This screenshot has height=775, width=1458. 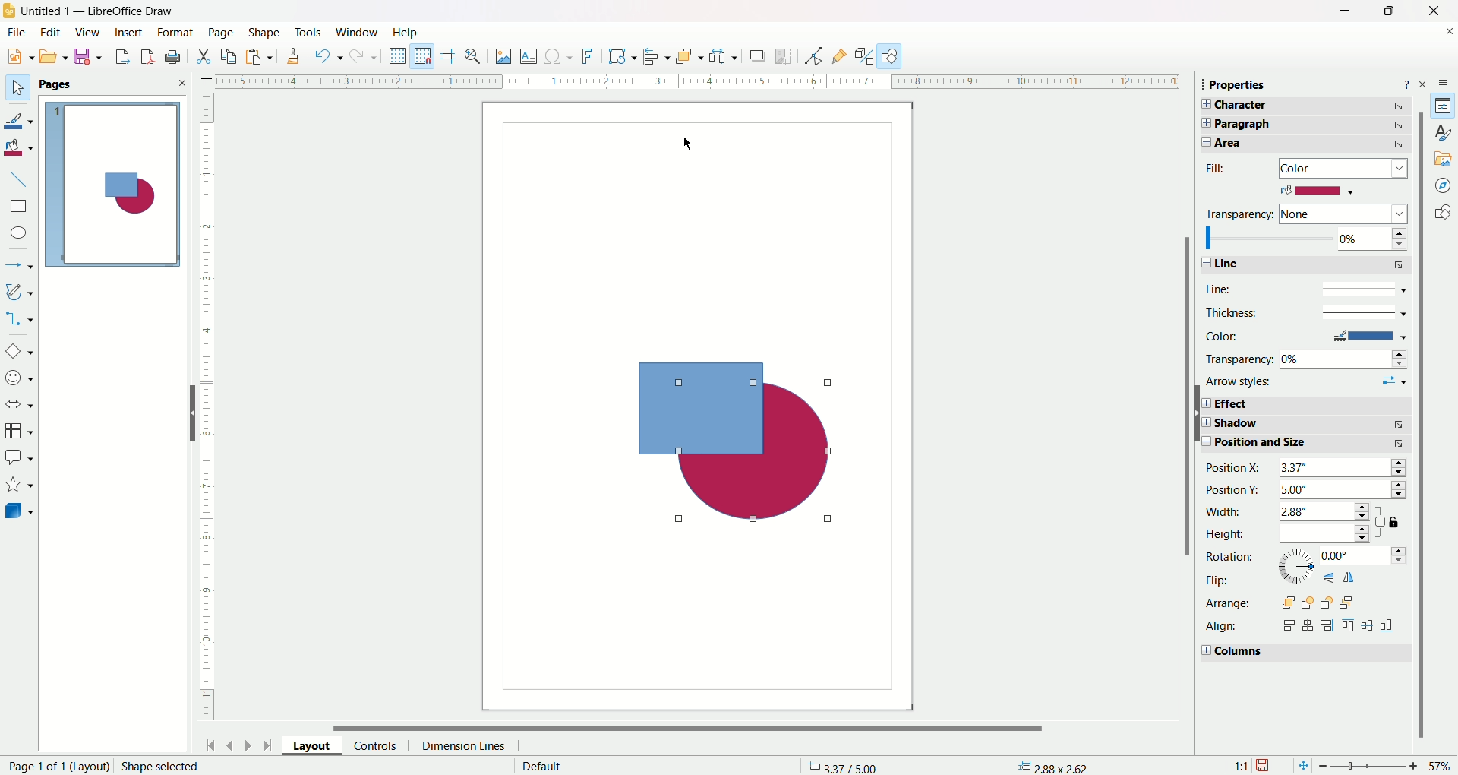 What do you see at coordinates (698, 727) in the screenshot?
I see `horizontal scroll bar` at bounding box center [698, 727].